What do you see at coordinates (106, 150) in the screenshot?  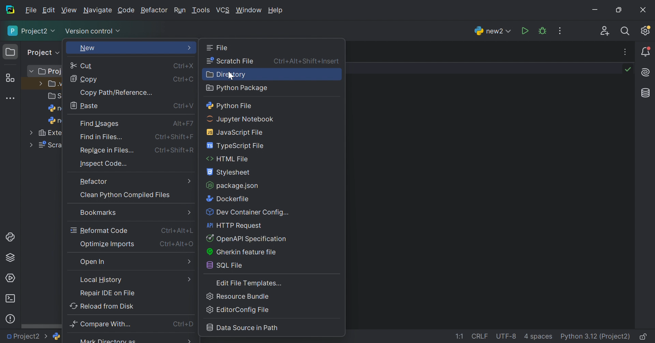 I see `Replace in file` at bounding box center [106, 150].